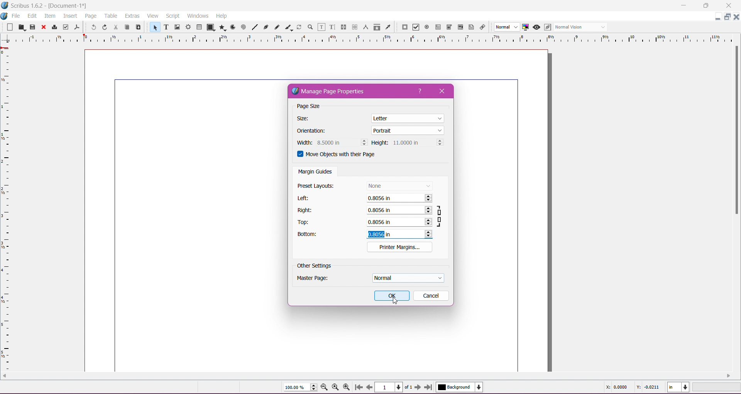 Image resolution: width=741 pixels, height=394 pixels. I want to click on Go to previous page, so click(369, 387).